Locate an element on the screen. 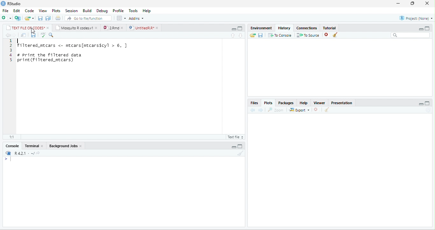  TEXT FILE OF CODES is located at coordinates (25, 27).